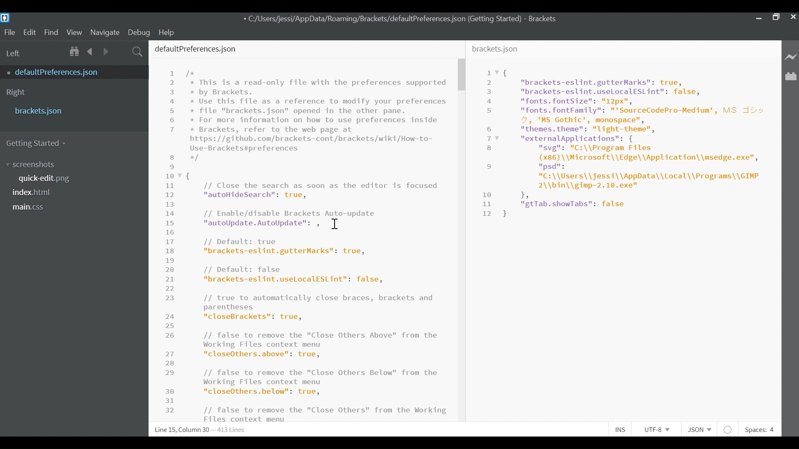  Describe the element at coordinates (461, 75) in the screenshot. I see `Vertical Scroll bar` at that location.